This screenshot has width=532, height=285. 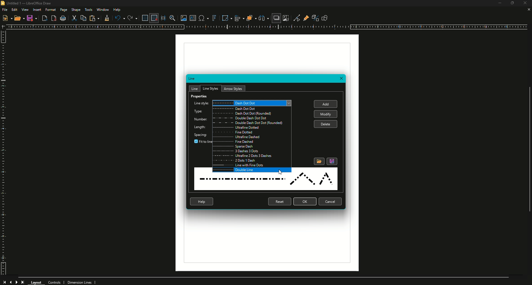 What do you see at coordinates (103, 9) in the screenshot?
I see `Window` at bounding box center [103, 9].